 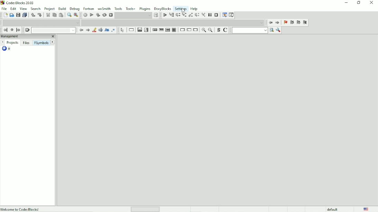 I want to click on Drop down, so click(x=172, y=23).